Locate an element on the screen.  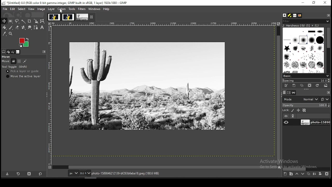
scroll bar is located at coordinates (328, 50).